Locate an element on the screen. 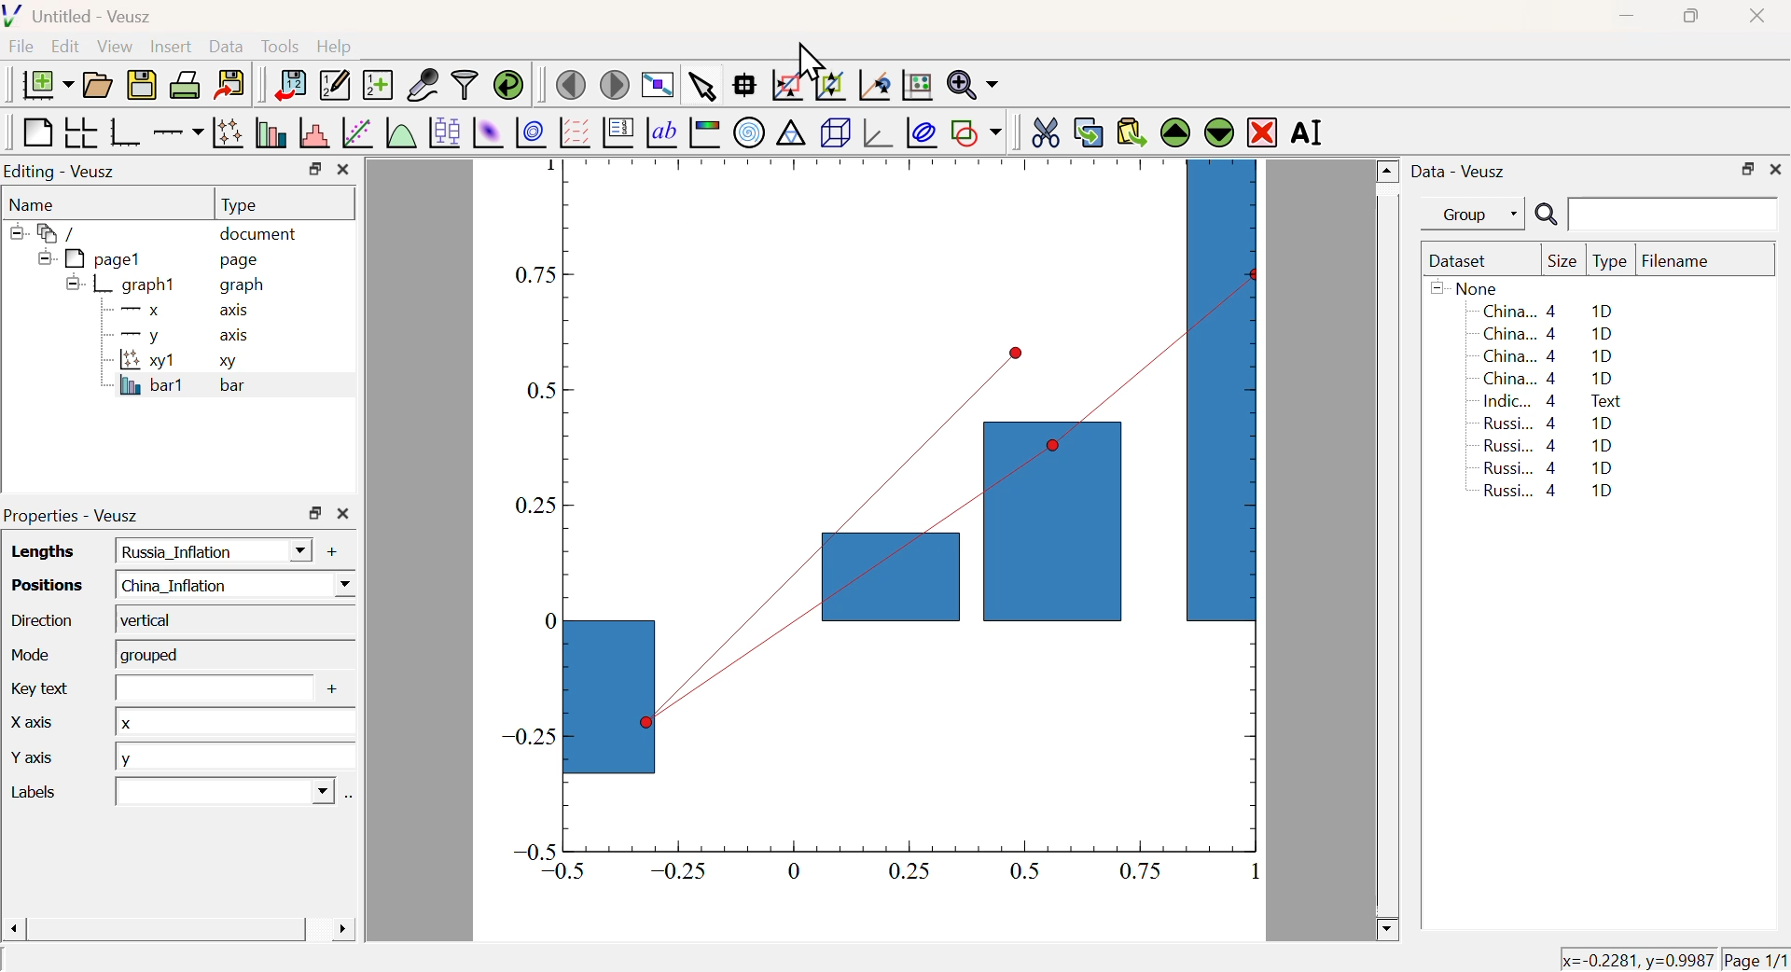 Image resolution: width=1791 pixels, height=972 pixels. Page 1/1 is located at coordinates (1754, 959).